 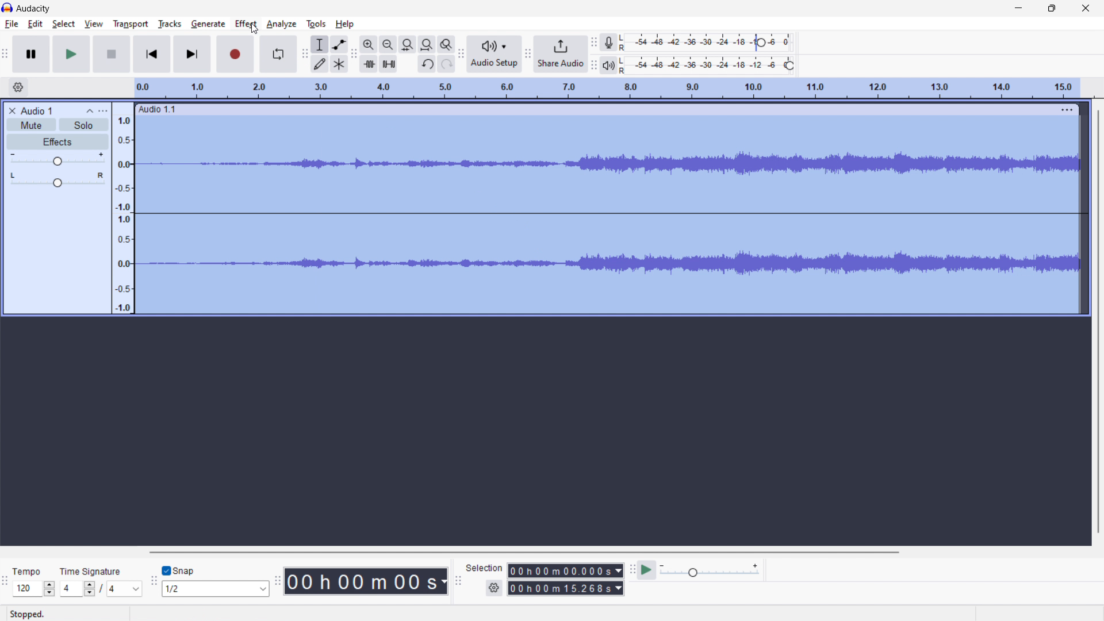 What do you see at coordinates (388, 64) in the screenshot?
I see `silence selection` at bounding box center [388, 64].